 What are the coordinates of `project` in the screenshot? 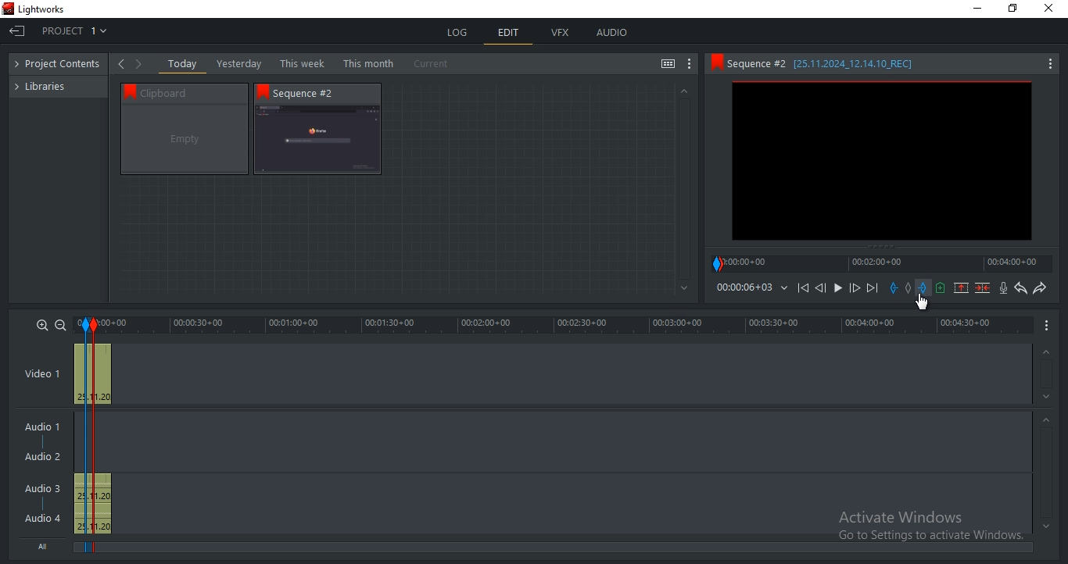 It's located at (62, 65).